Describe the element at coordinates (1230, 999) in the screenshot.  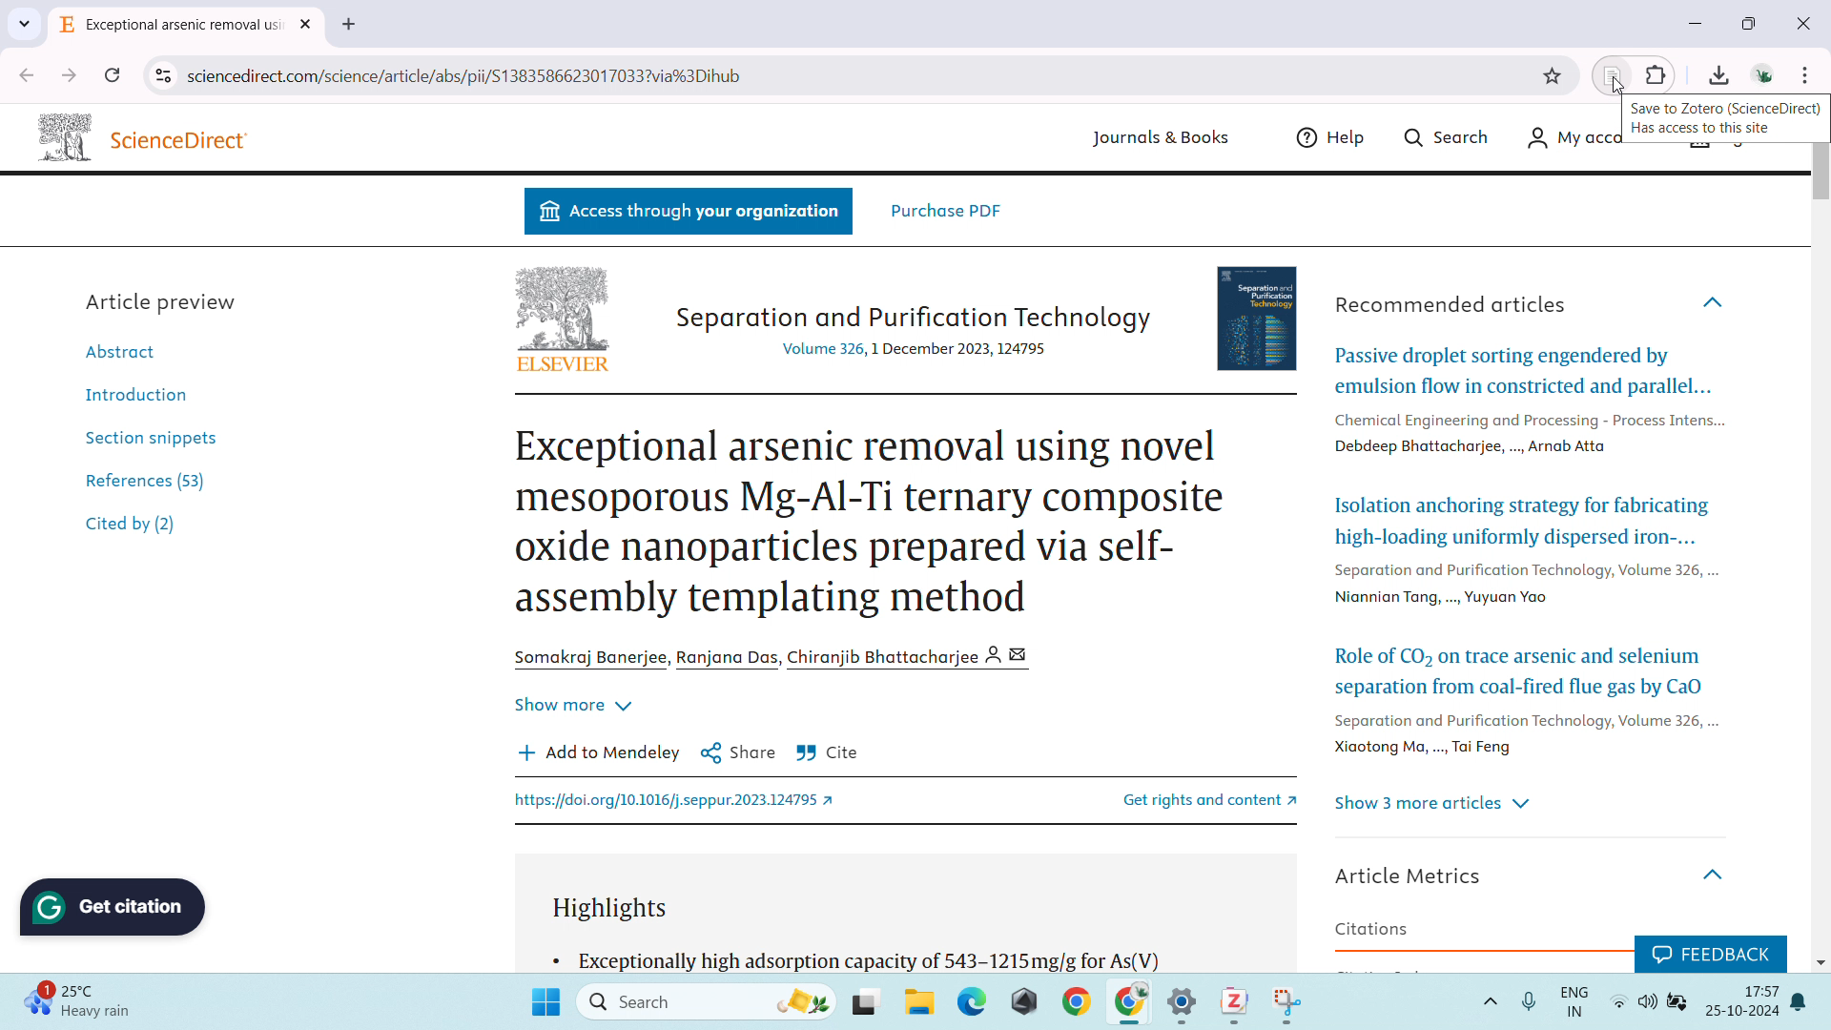
I see `zotero app` at that location.